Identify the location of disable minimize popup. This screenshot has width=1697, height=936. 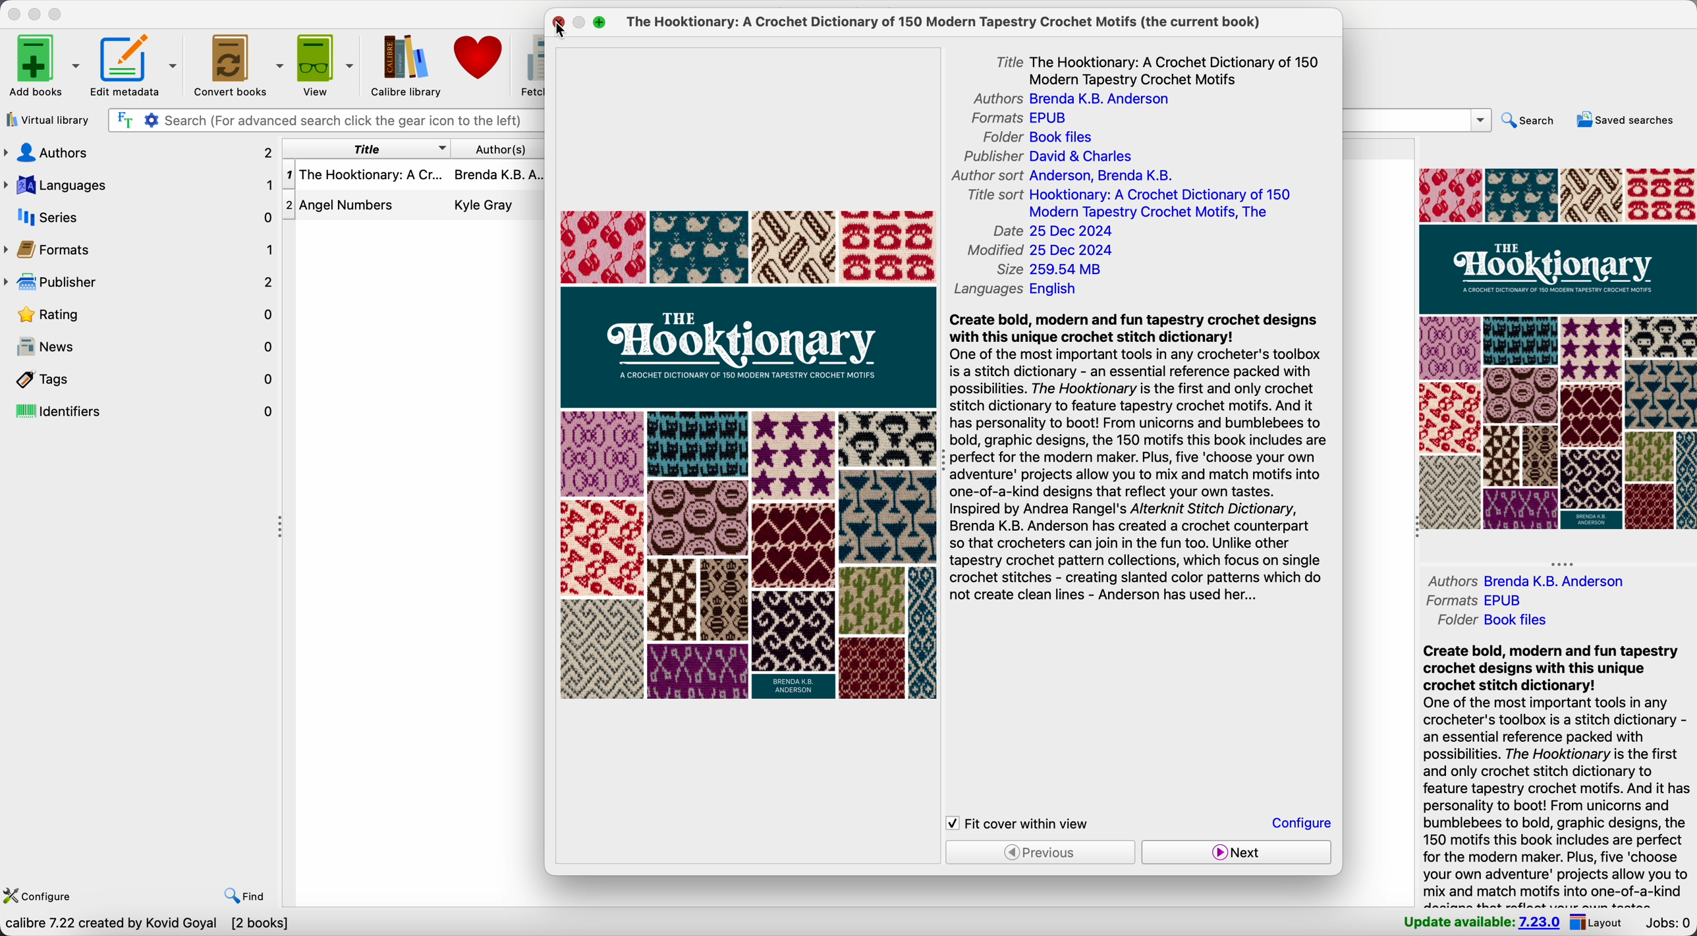
(582, 23).